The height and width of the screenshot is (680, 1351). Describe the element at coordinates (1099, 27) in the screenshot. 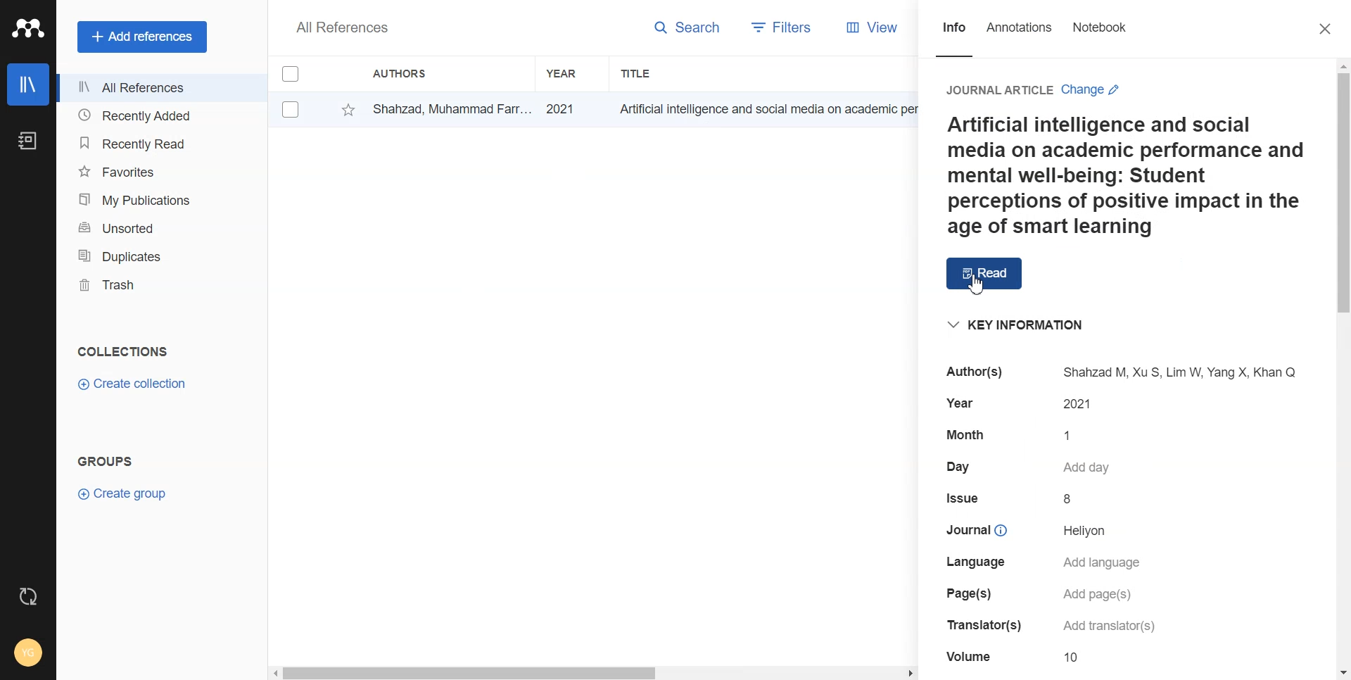

I see `Notebook` at that location.